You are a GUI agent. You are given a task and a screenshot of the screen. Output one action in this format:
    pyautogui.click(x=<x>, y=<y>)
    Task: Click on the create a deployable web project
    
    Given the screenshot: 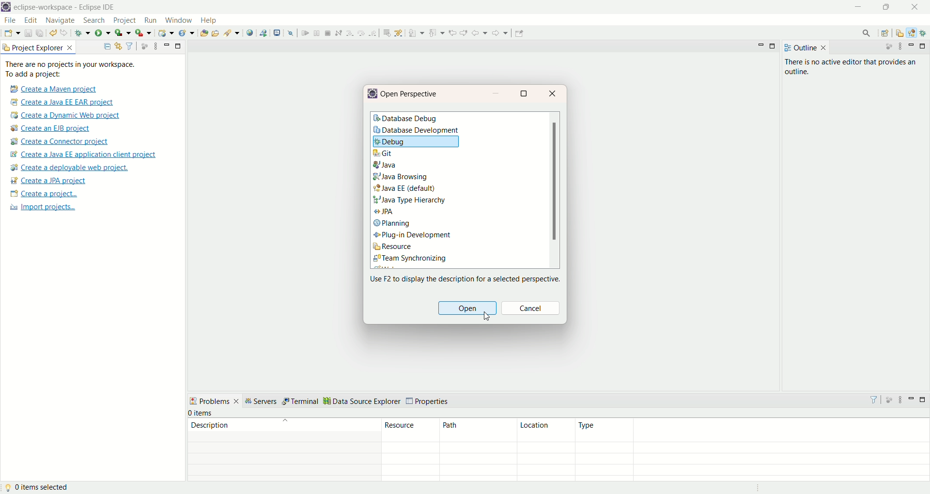 What is the action you would take?
    pyautogui.click(x=70, y=168)
    